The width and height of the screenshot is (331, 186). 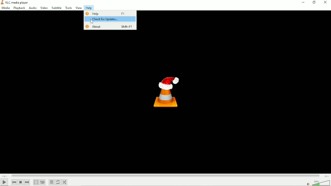 I want to click on Play, so click(x=5, y=182).